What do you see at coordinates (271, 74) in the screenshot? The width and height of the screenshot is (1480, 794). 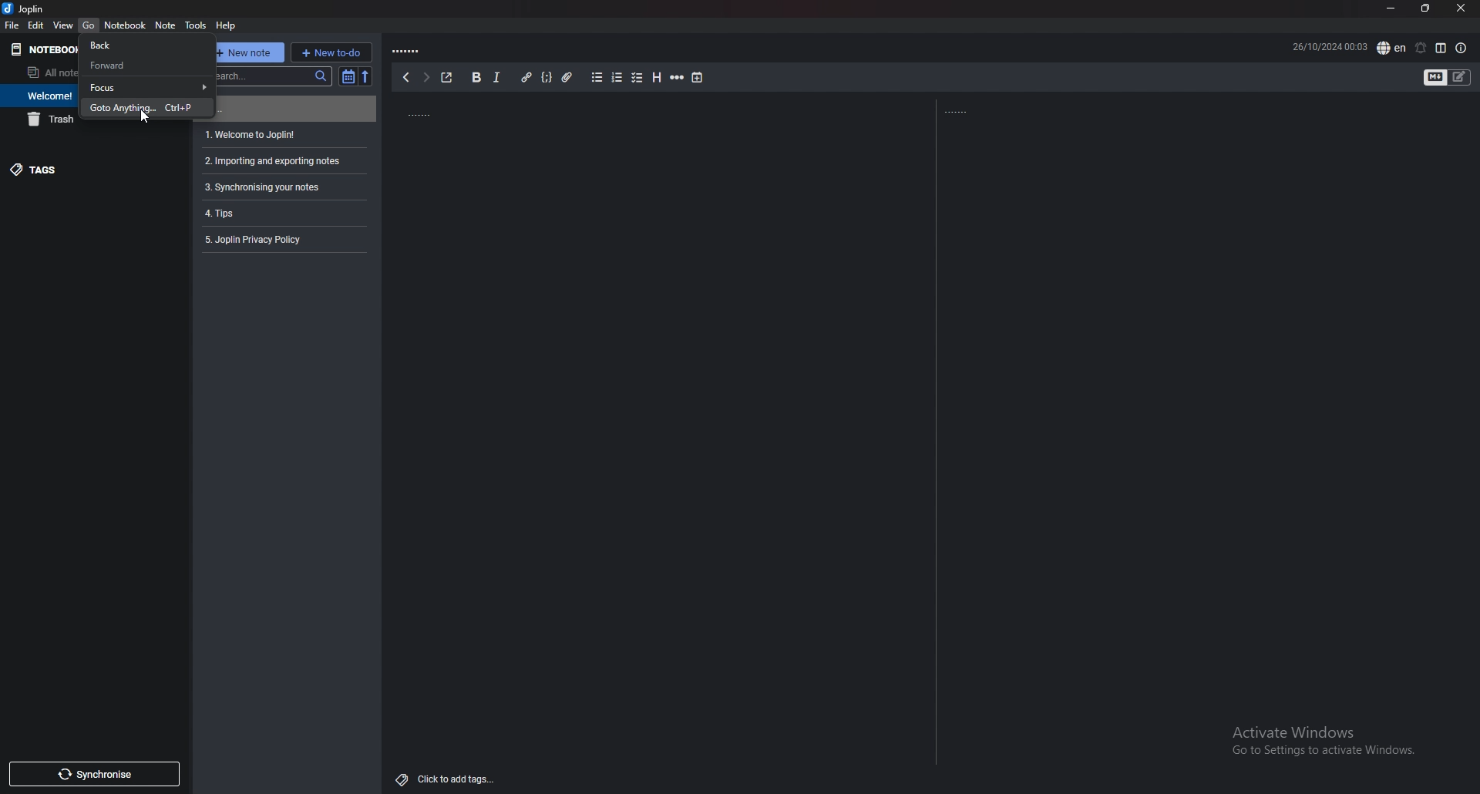 I see `search bar` at bounding box center [271, 74].